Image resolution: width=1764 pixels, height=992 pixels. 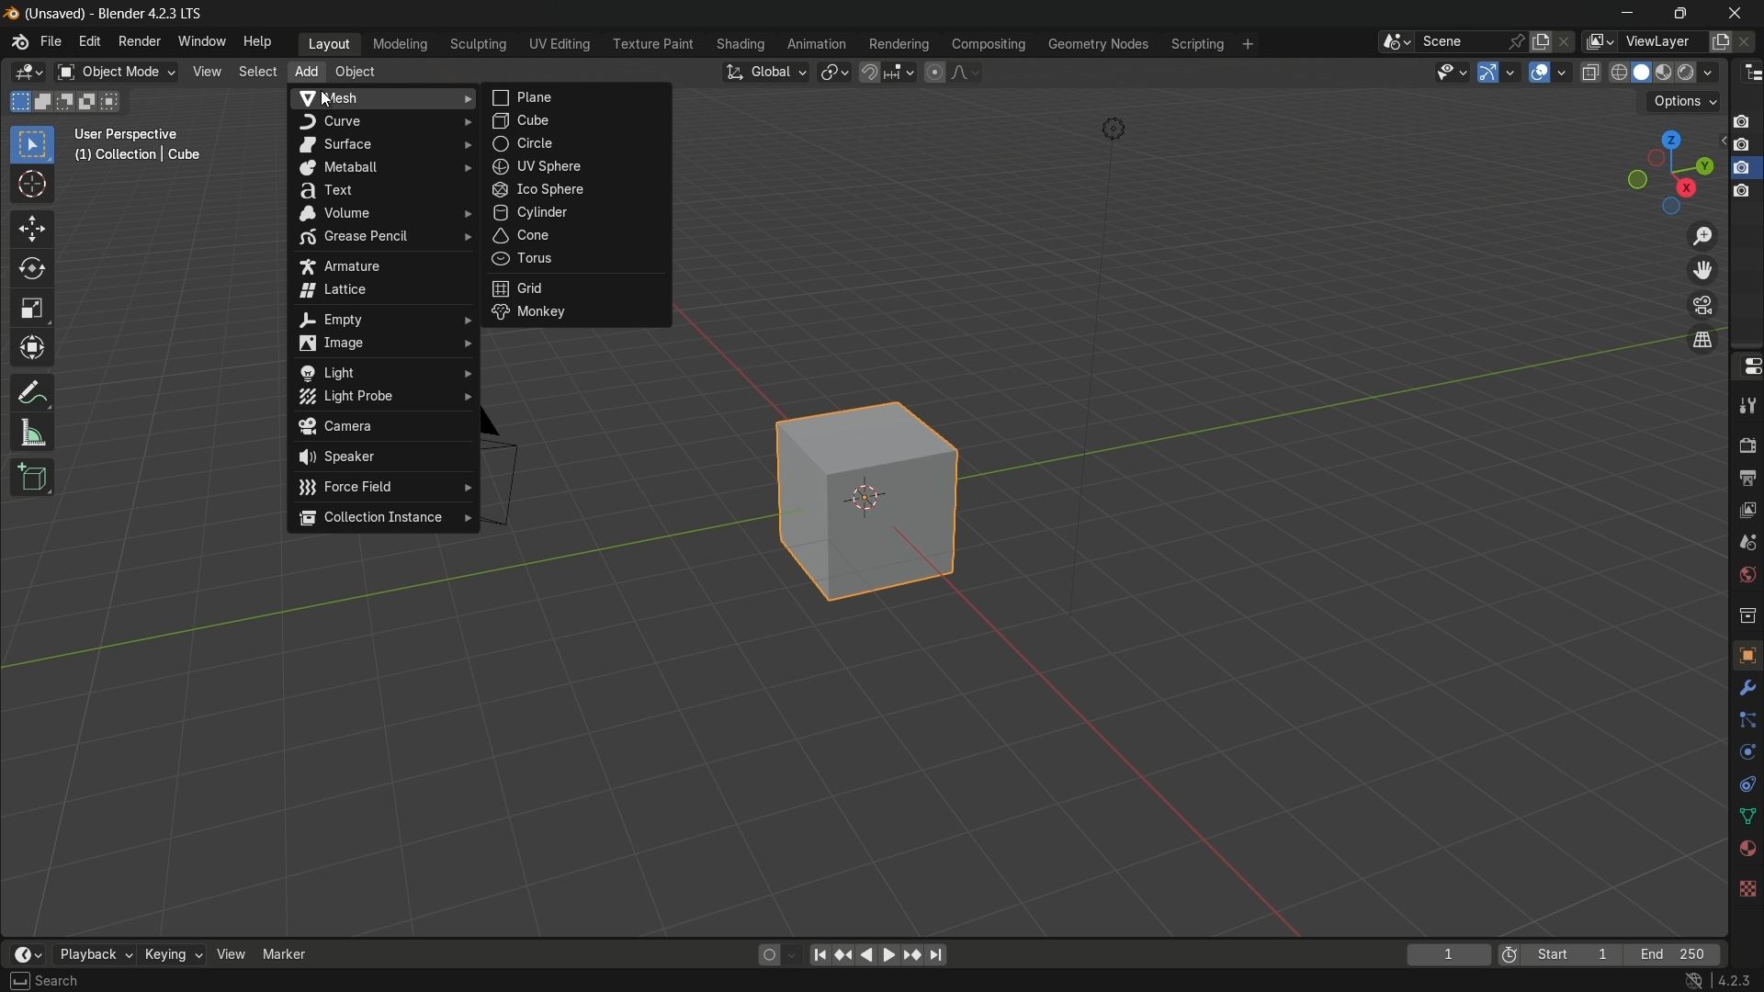 What do you see at coordinates (1745, 479) in the screenshot?
I see `output` at bounding box center [1745, 479].